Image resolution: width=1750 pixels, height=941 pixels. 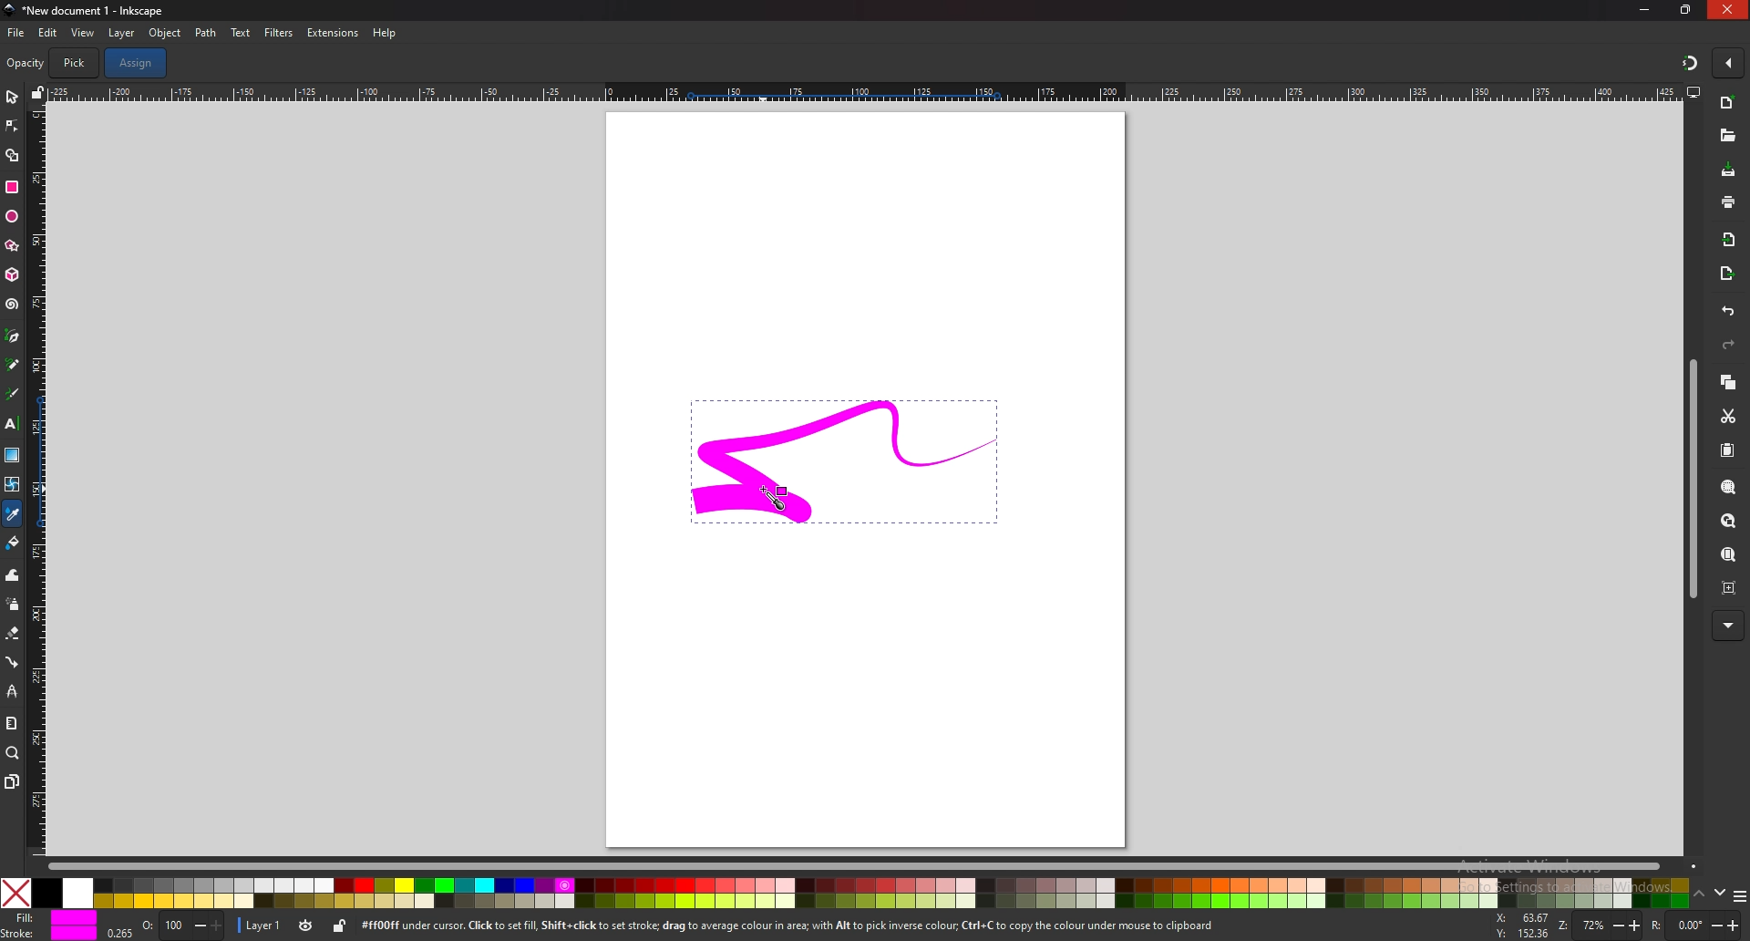 I want to click on mesh, so click(x=13, y=484).